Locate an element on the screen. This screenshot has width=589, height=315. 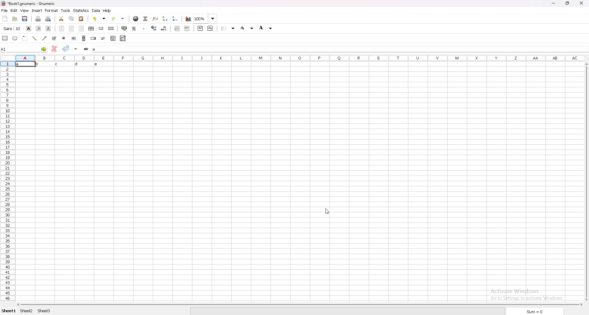
edit is located at coordinates (14, 10).